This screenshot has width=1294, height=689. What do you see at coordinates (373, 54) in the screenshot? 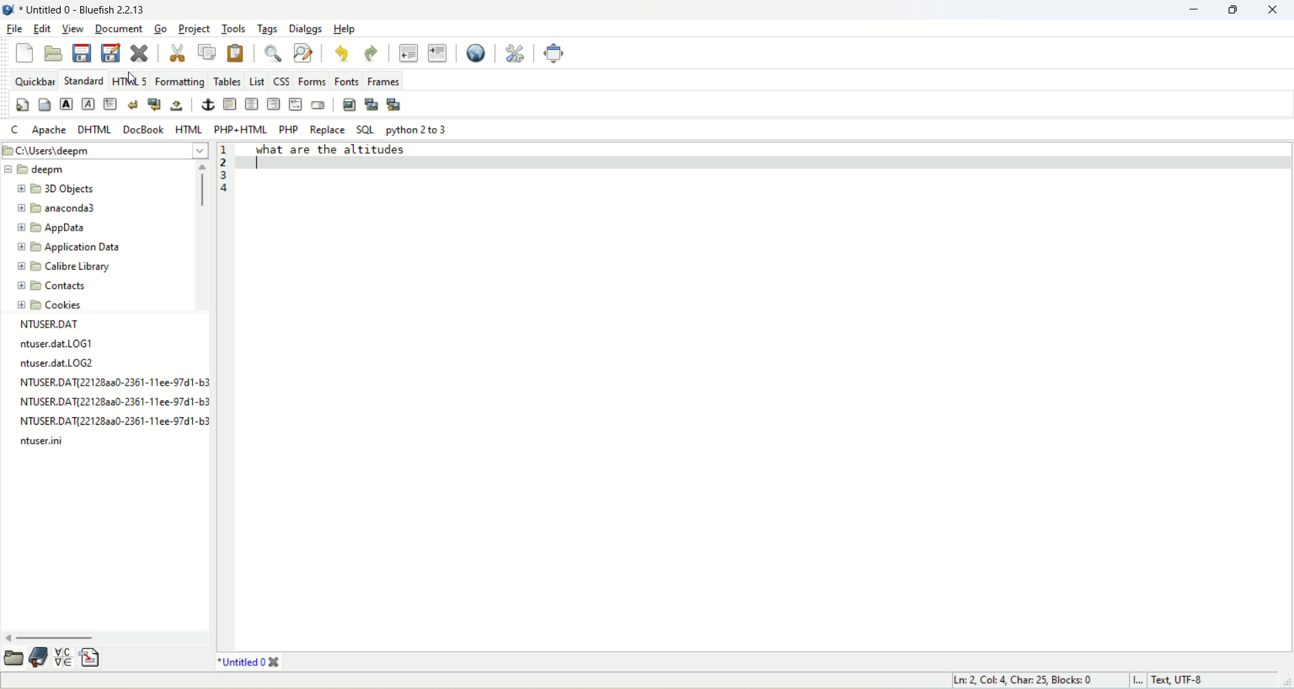
I see `redo` at bounding box center [373, 54].